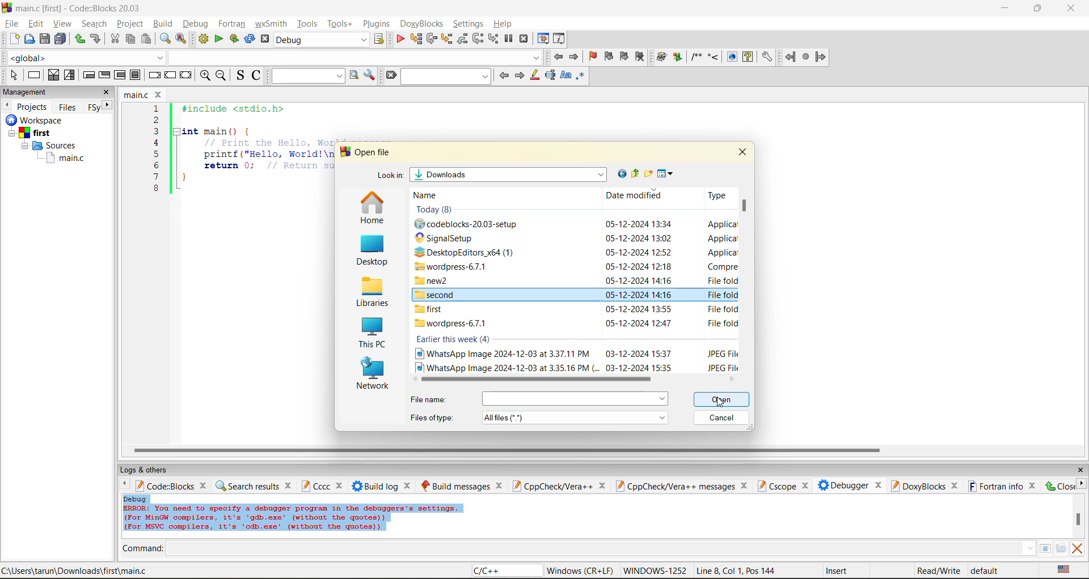  I want to click on build log, so click(375, 486).